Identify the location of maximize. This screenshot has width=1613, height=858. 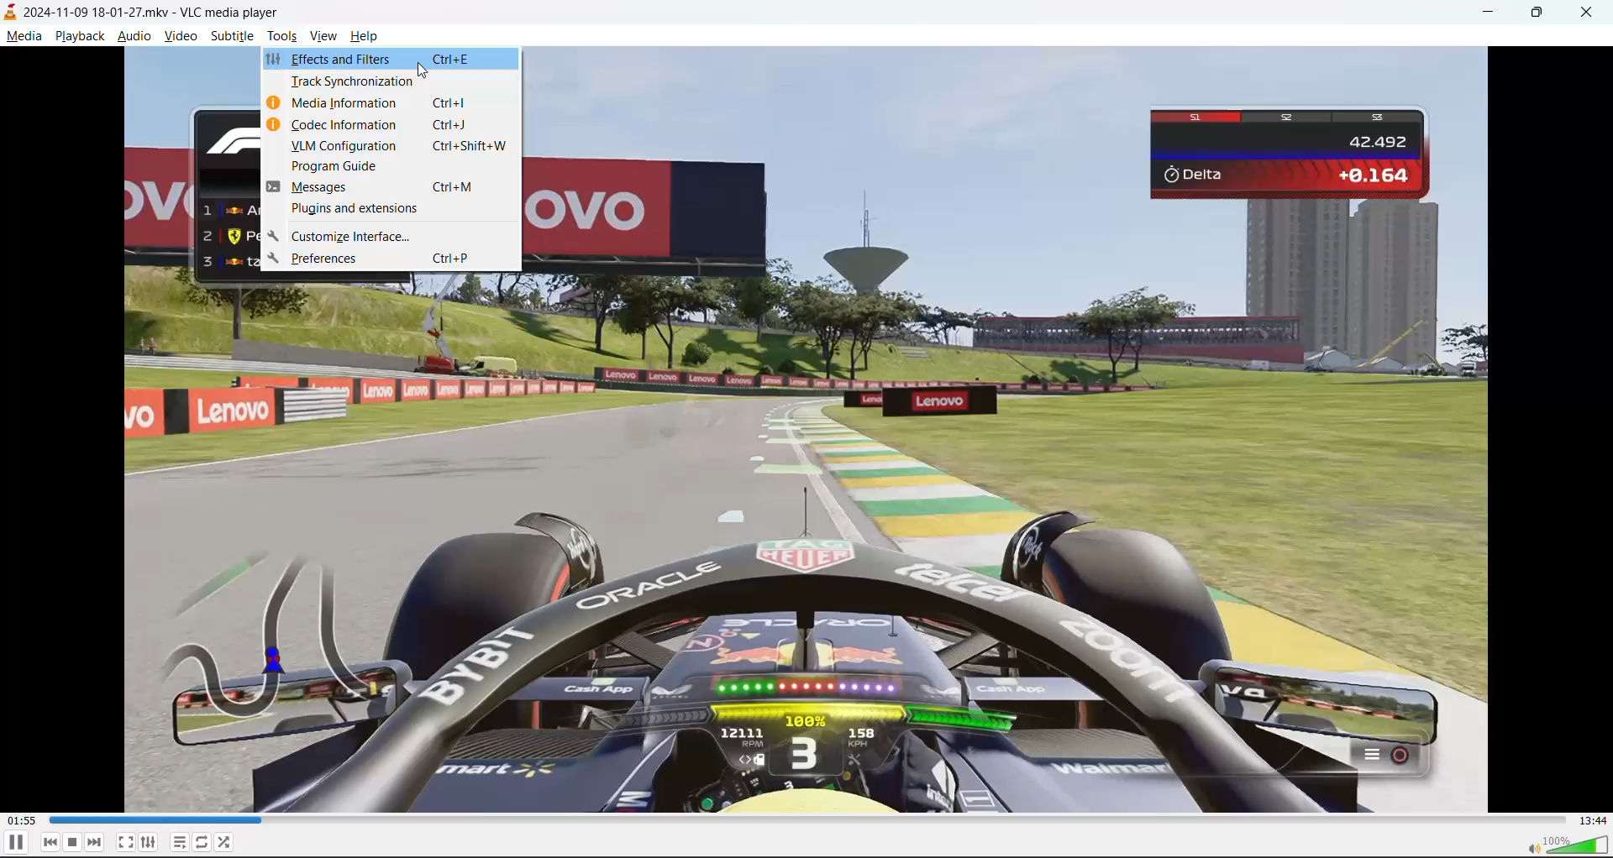
(1546, 13).